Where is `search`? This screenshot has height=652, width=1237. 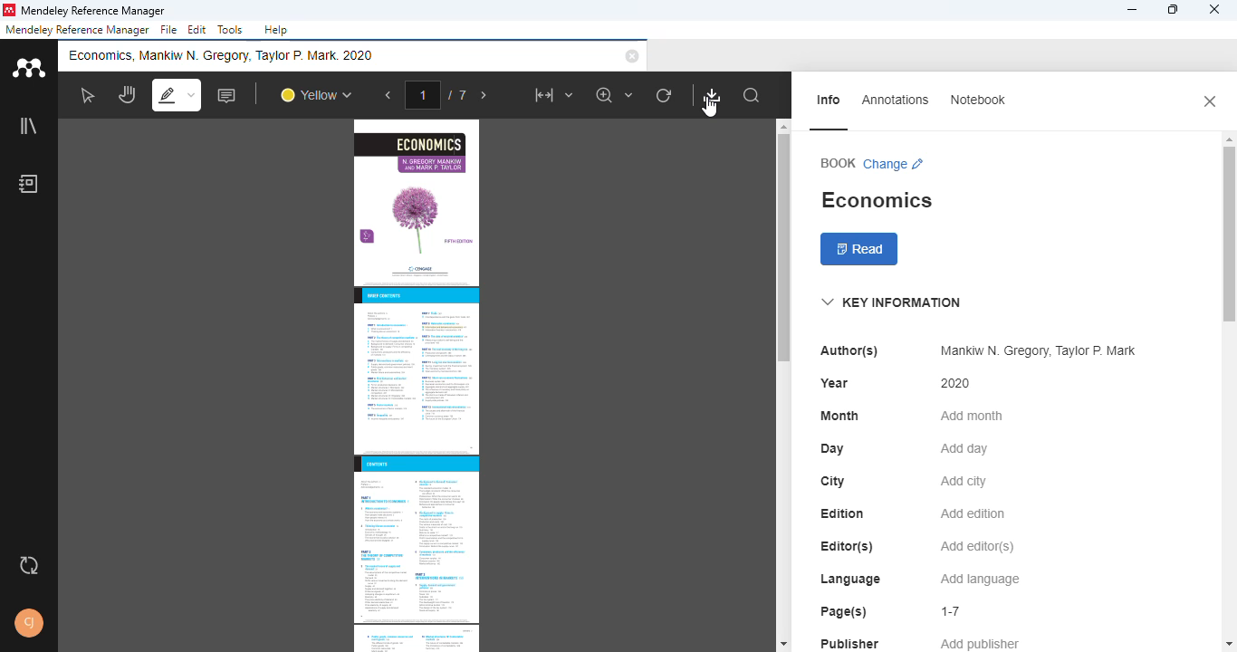
search is located at coordinates (753, 96).